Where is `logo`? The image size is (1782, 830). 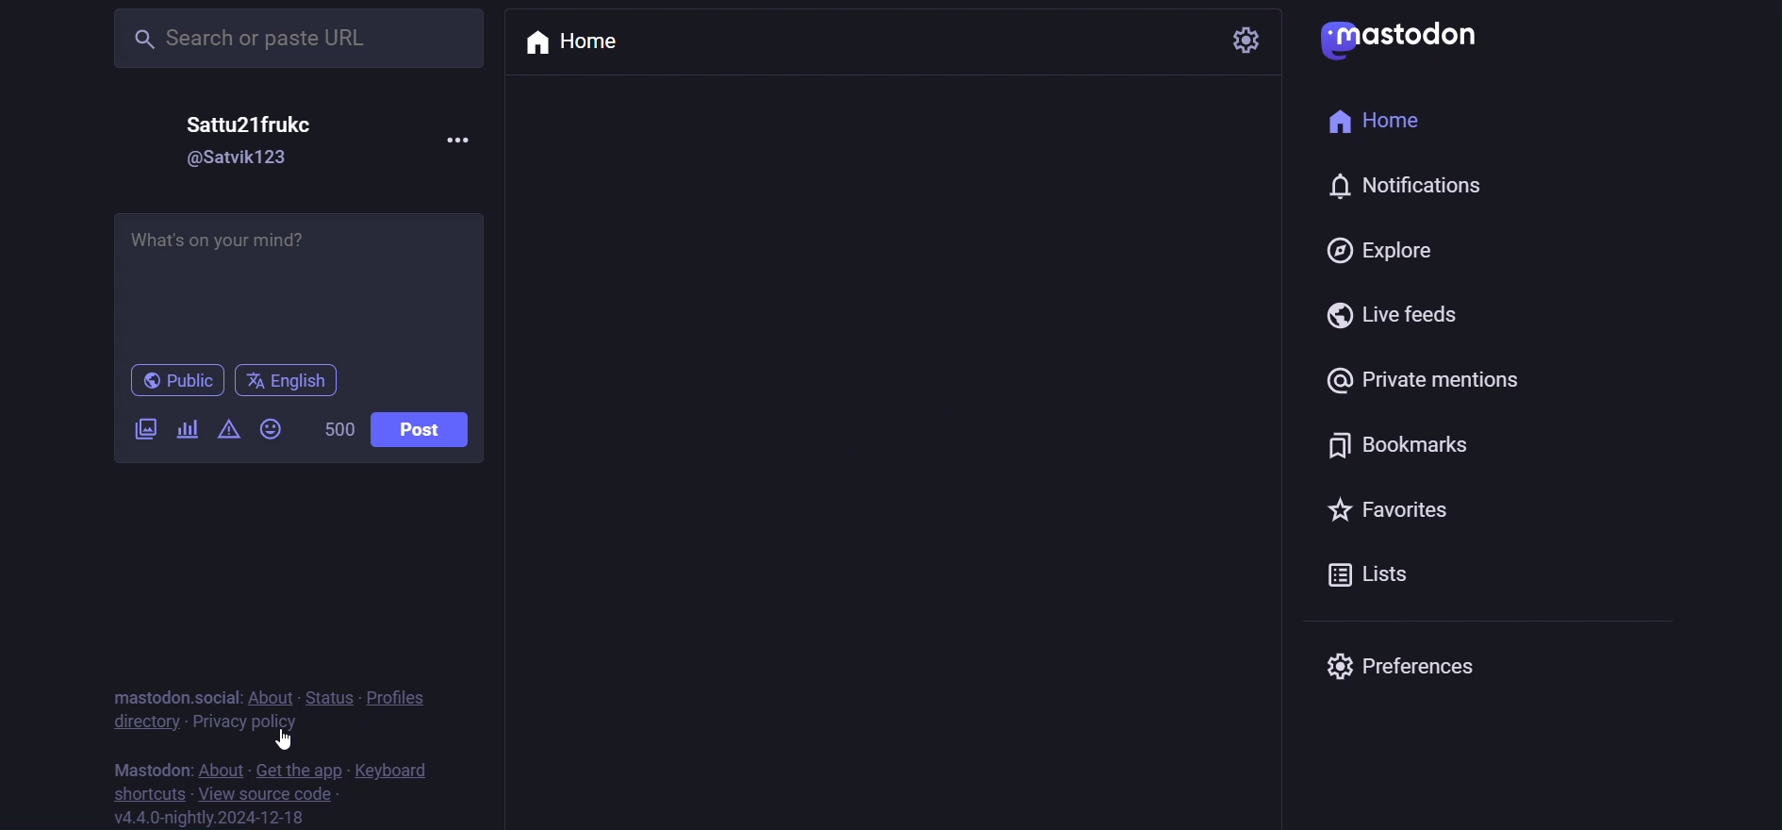
logo is located at coordinates (1414, 39).